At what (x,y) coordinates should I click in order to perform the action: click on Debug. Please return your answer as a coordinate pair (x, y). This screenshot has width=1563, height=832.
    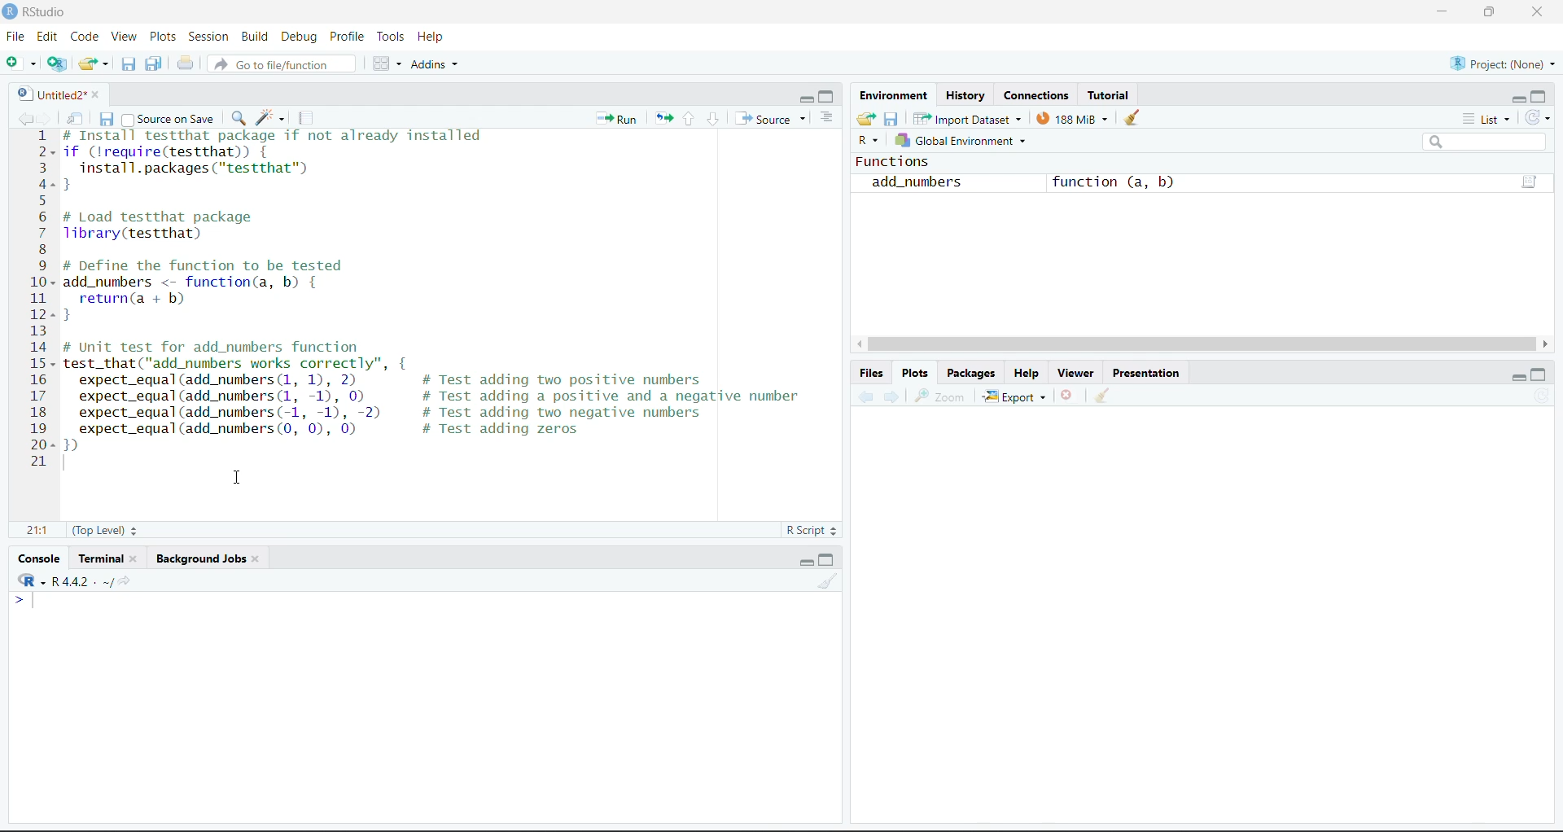
    Looking at the image, I should click on (299, 36).